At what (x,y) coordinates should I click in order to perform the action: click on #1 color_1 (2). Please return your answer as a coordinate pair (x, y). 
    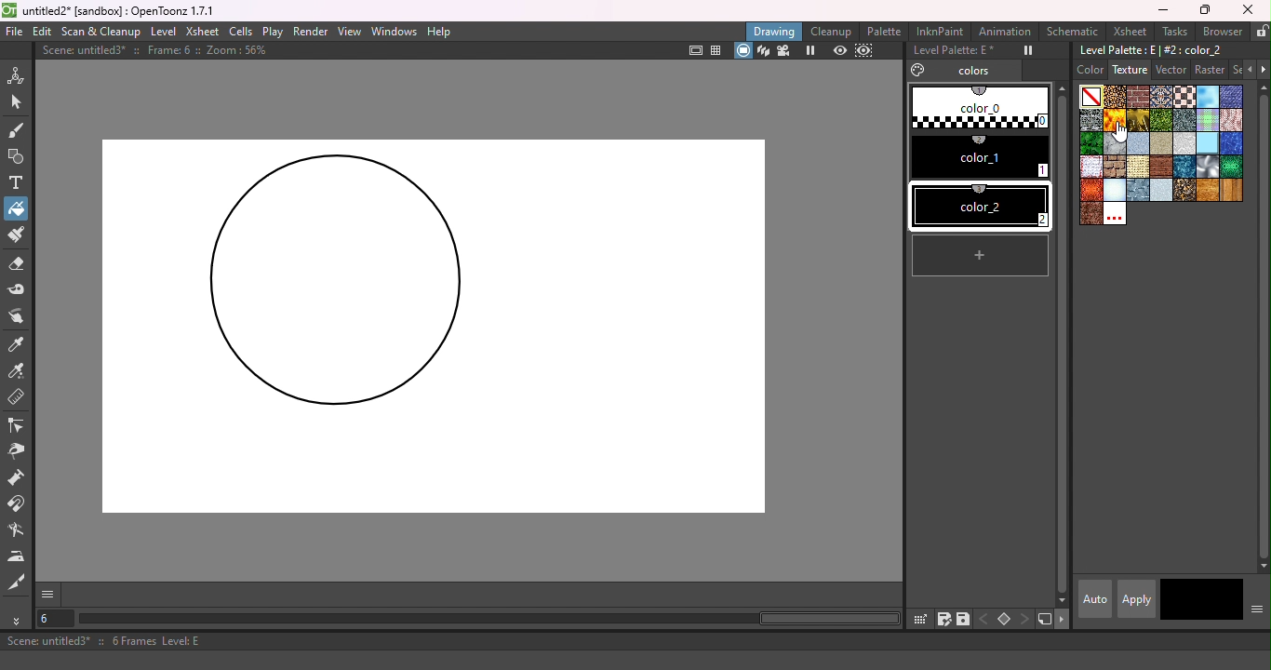
    Looking at the image, I should click on (976, 158).